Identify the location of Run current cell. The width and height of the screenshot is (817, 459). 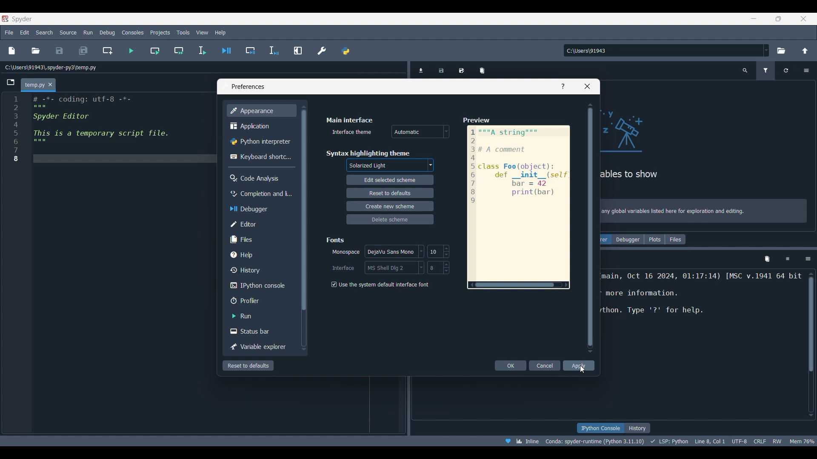
(154, 51).